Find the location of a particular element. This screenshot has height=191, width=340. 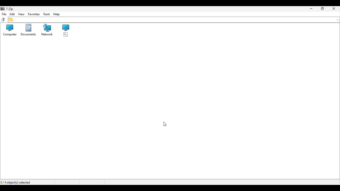

close is located at coordinates (335, 9).